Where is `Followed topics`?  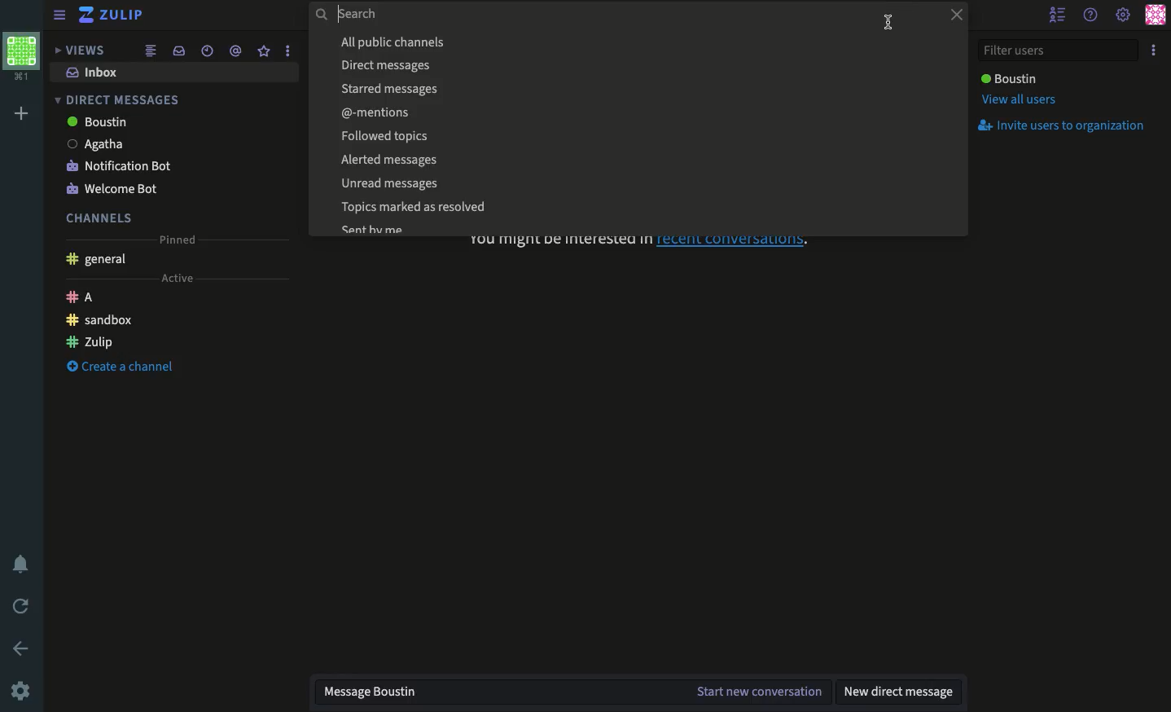 Followed topics is located at coordinates (643, 135).